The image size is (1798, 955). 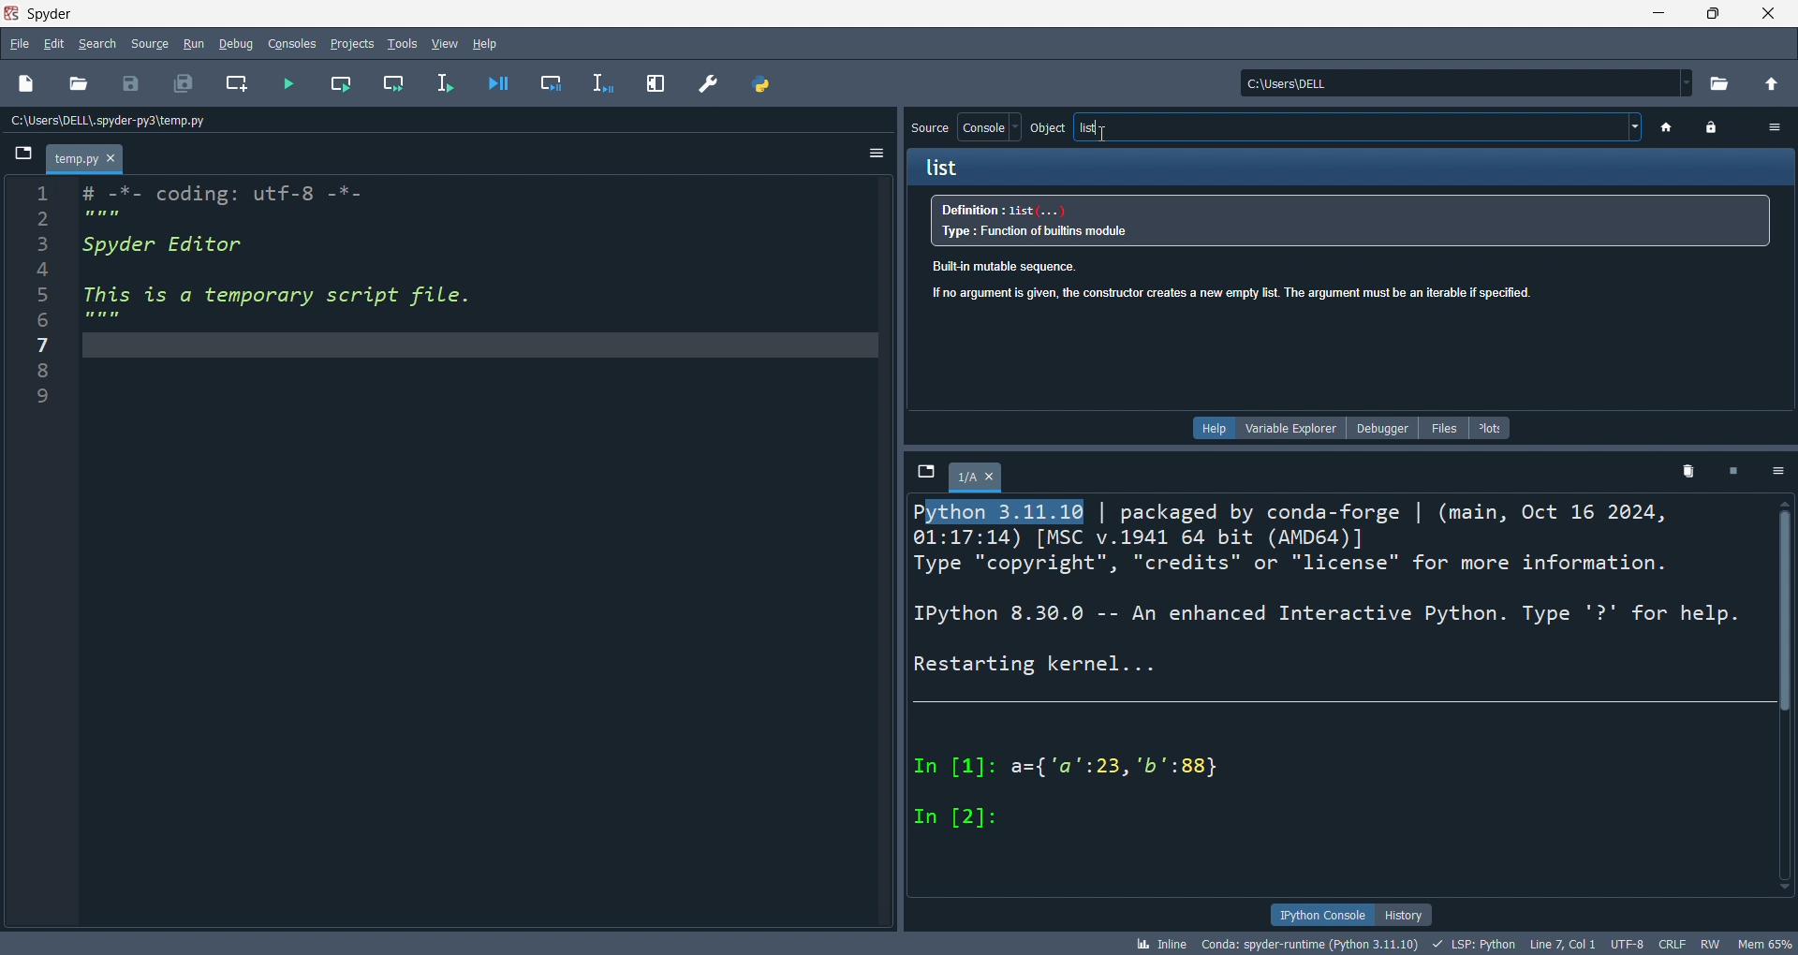 What do you see at coordinates (491, 84) in the screenshot?
I see `debug file` at bounding box center [491, 84].